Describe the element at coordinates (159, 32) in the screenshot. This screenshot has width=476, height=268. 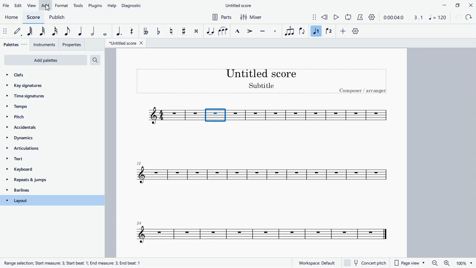
I see `toggle flat` at that location.